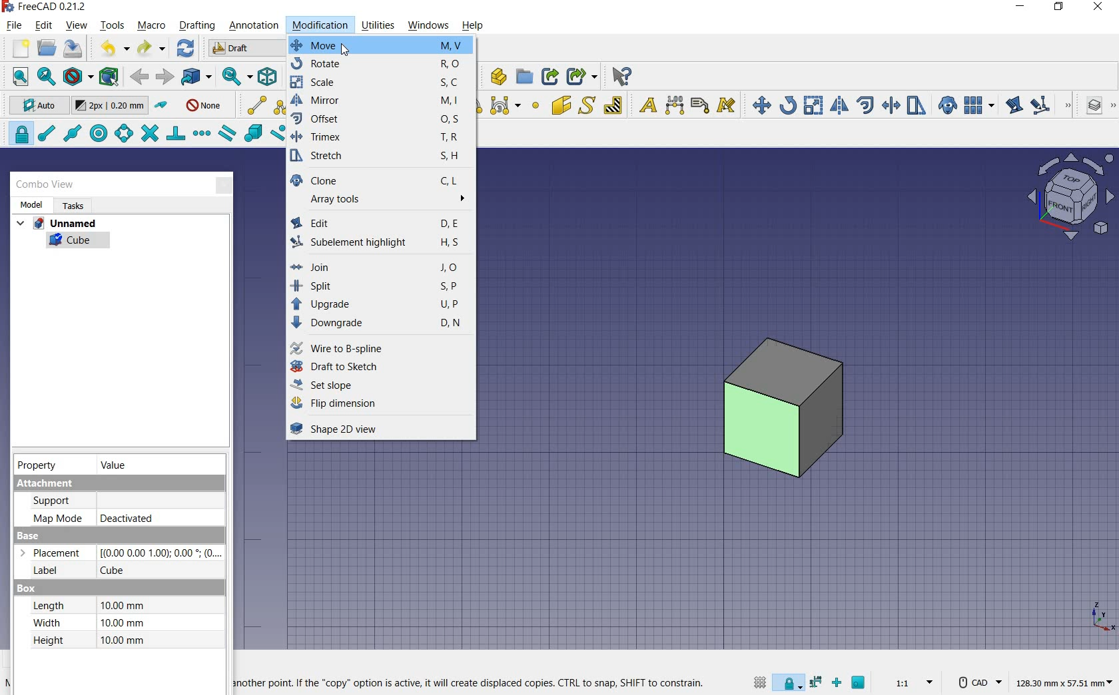 This screenshot has height=695, width=1119. I want to click on redo, so click(149, 49).